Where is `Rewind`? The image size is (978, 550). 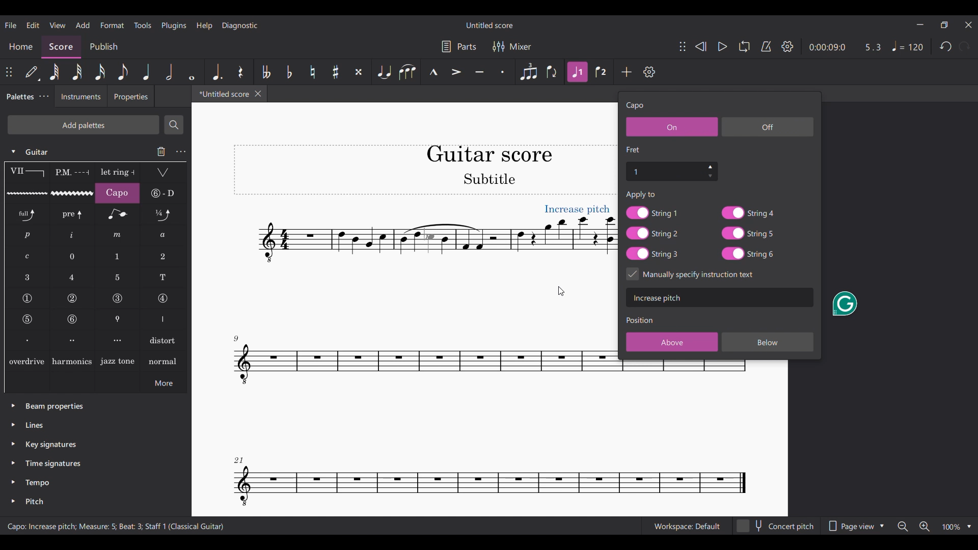
Rewind is located at coordinates (701, 46).